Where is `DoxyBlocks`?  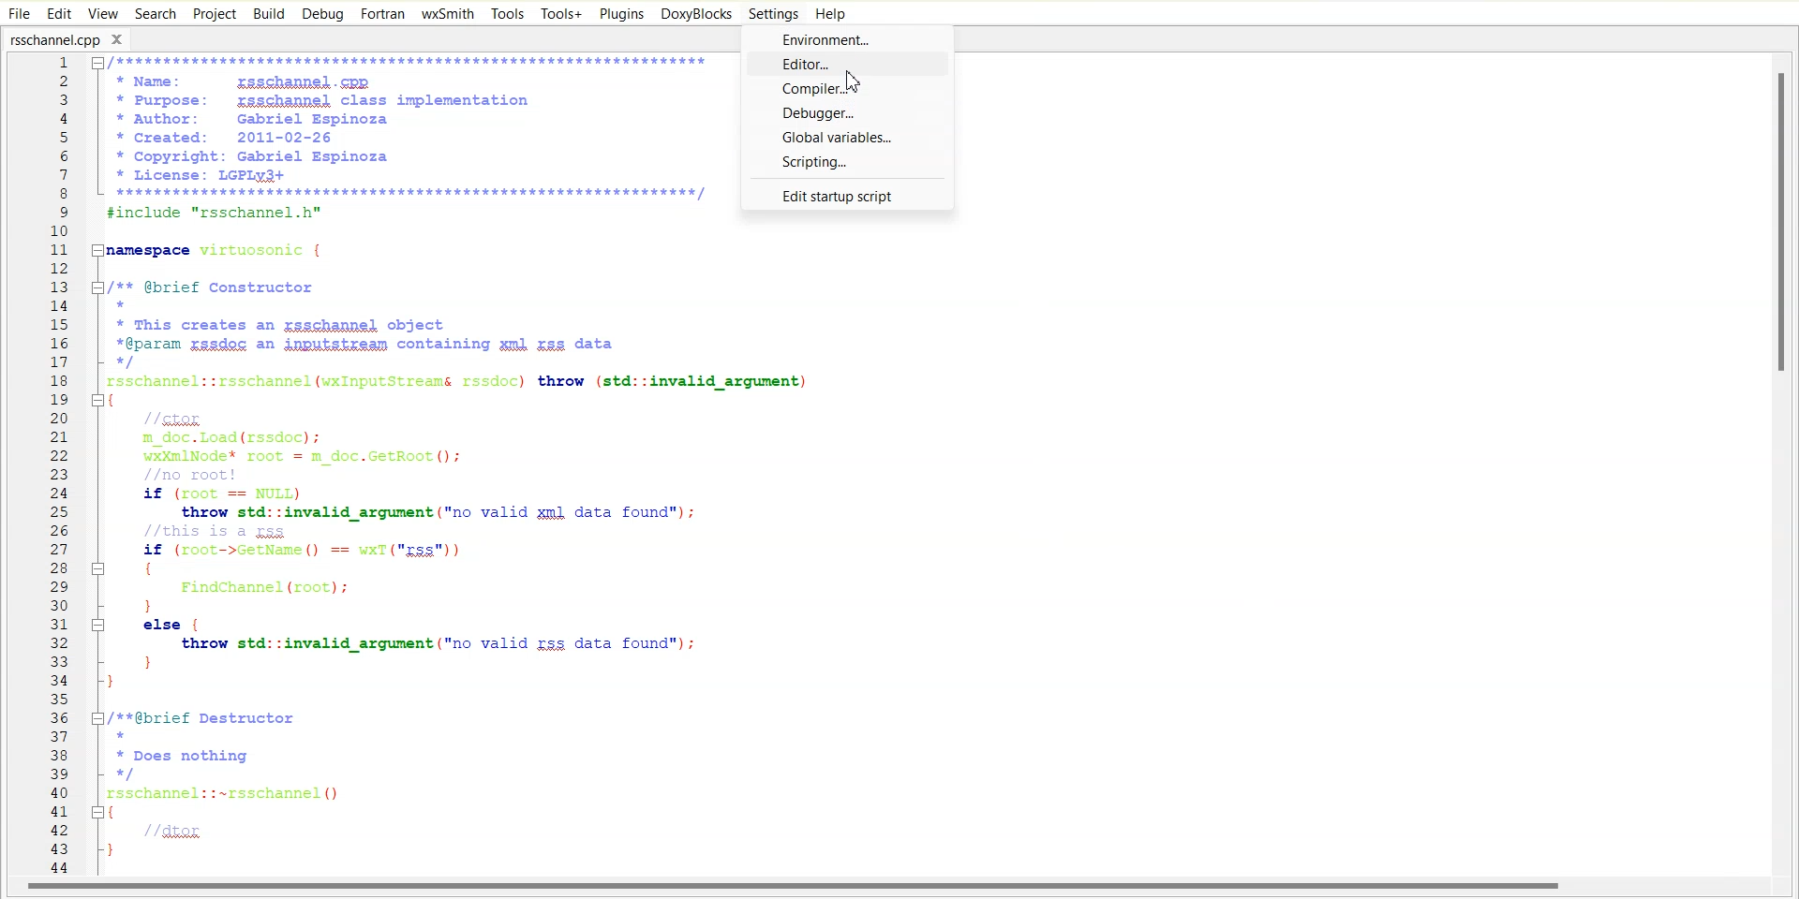
DoxyBlocks is located at coordinates (695, 14).